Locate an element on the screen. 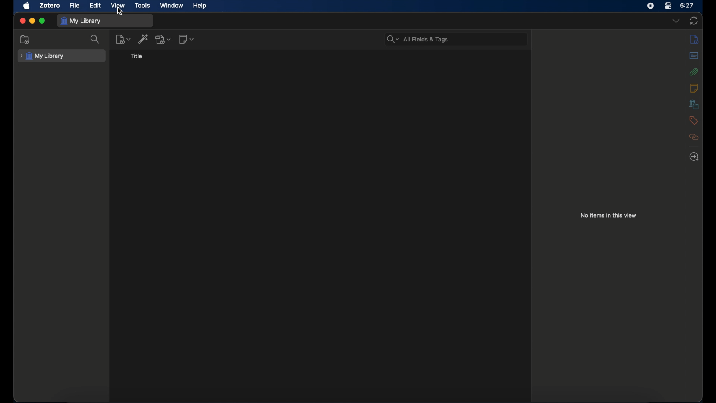 Image resolution: width=716 pixels, height=403 pixels. add item by identifier is located at coordinates (143, 39).